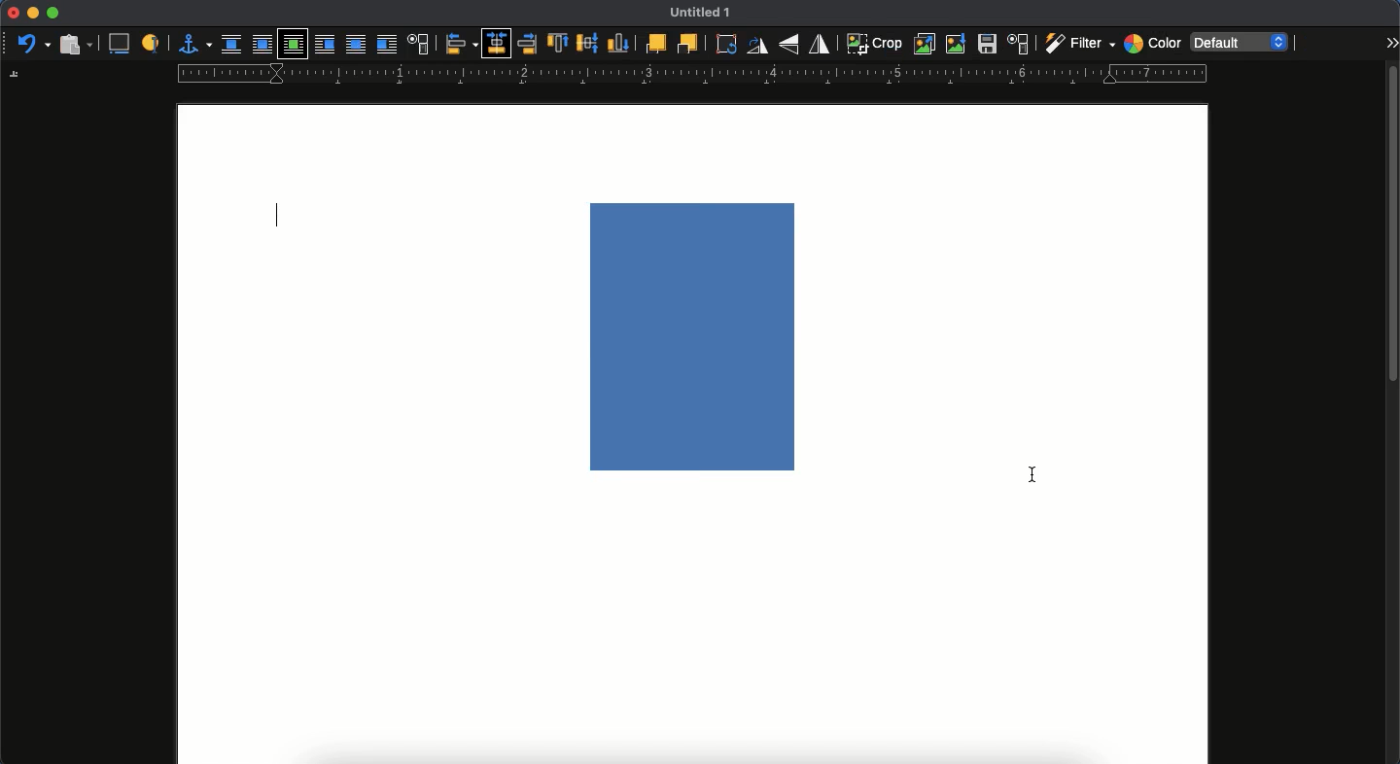 The width and height of the screenshot is (1400, 764). What do you see at coordinates (1035, 473) in the screenshot?
I see `cursor` at bounding box center [1035, 473].